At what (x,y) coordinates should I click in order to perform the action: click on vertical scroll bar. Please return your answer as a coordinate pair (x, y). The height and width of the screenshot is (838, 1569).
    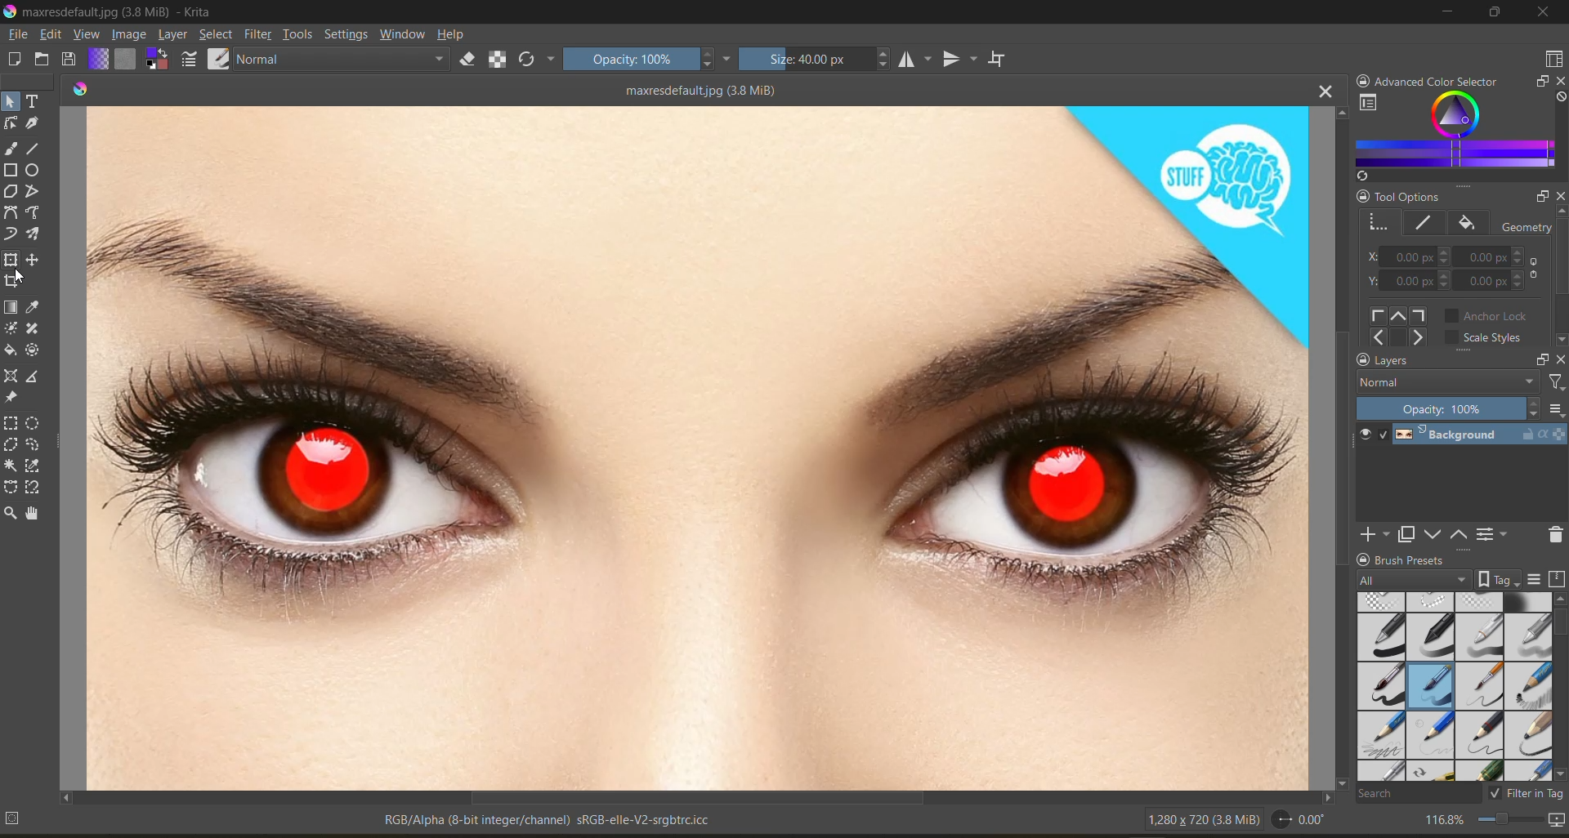
    Looking at the image, I should click on (1338, 446).